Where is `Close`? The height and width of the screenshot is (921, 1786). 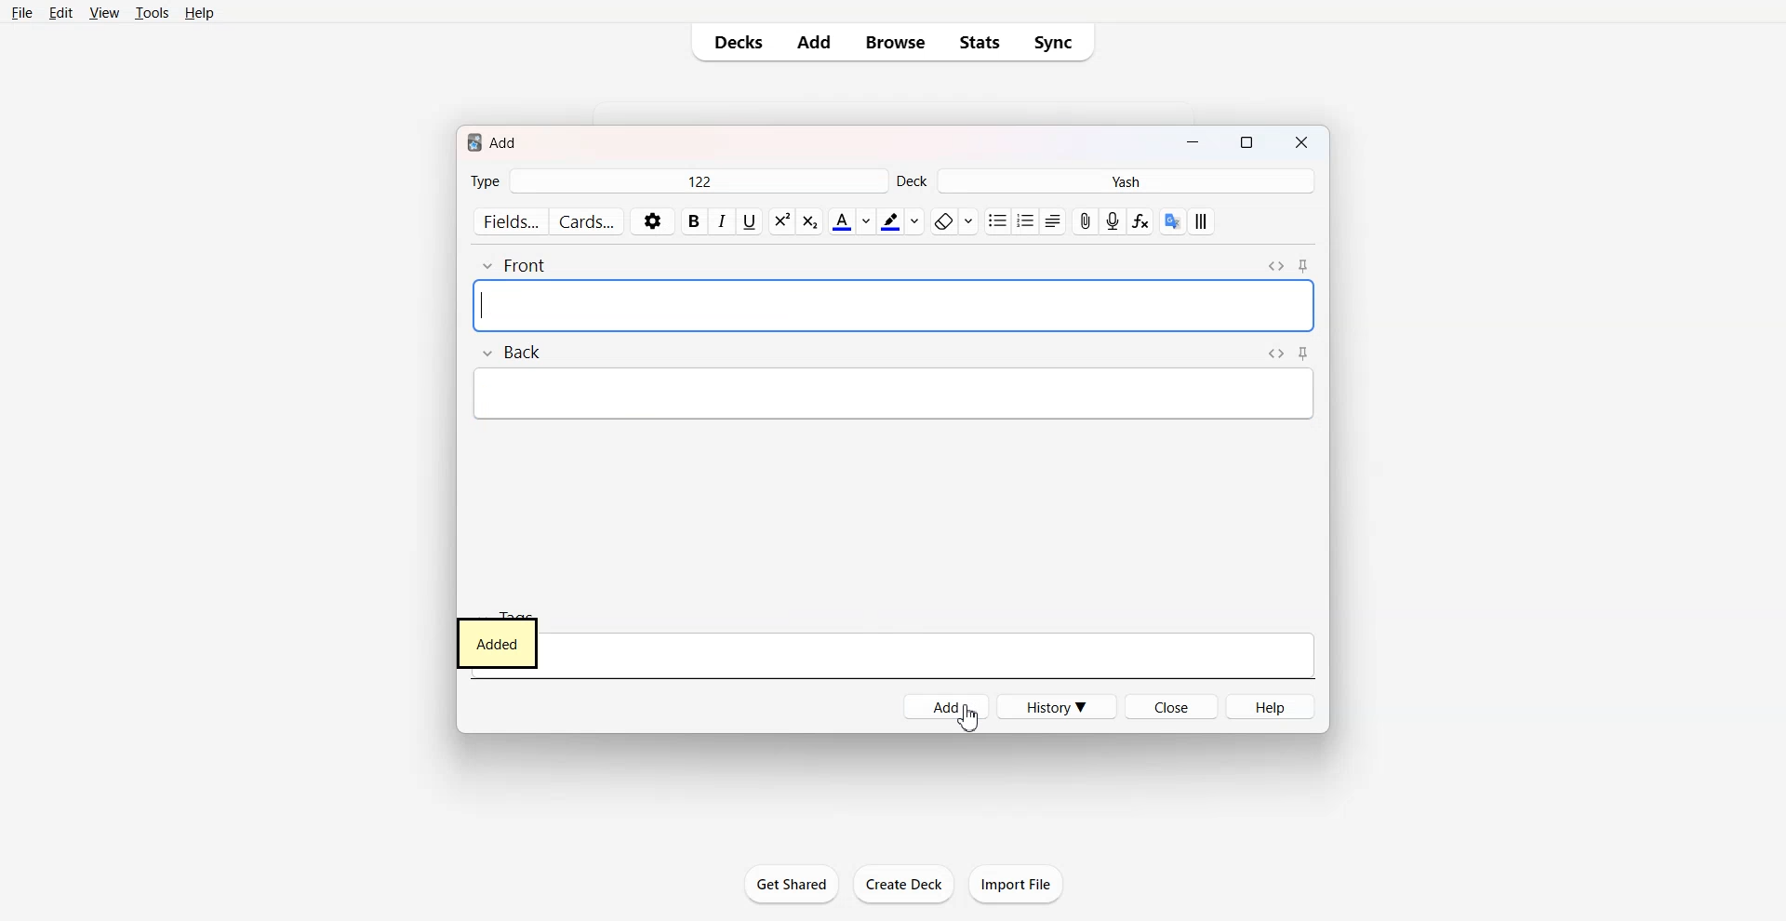 Close is located at coordinates (1304, 144).